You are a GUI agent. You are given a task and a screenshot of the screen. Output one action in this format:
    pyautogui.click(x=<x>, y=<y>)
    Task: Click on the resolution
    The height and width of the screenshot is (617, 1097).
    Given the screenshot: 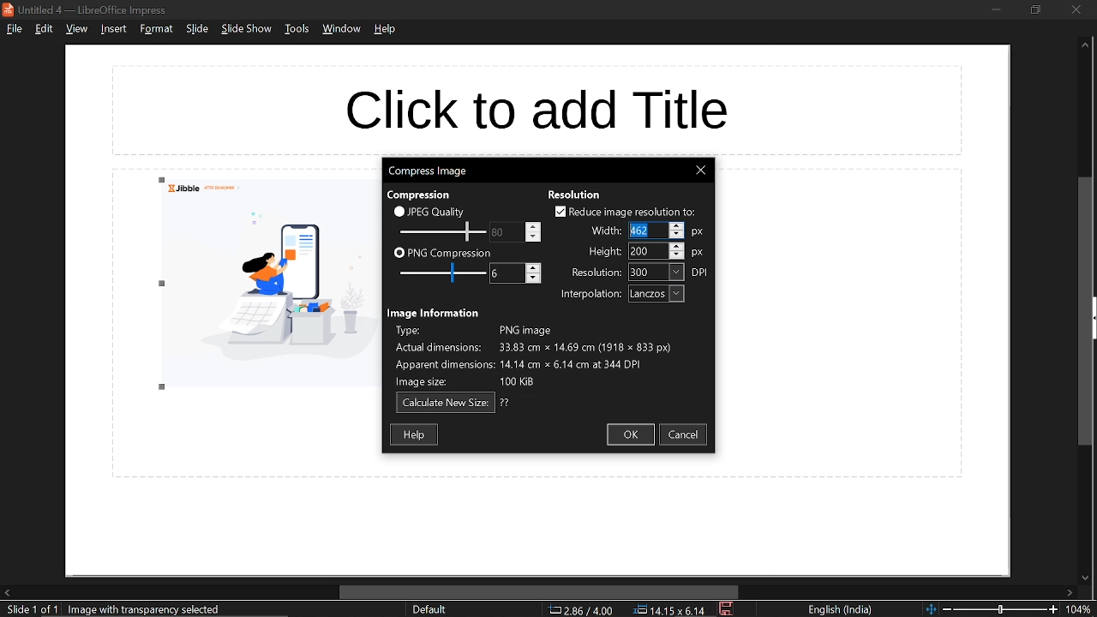 What is the action you would take?
    pyautogui.click(x=656, y=273)
    